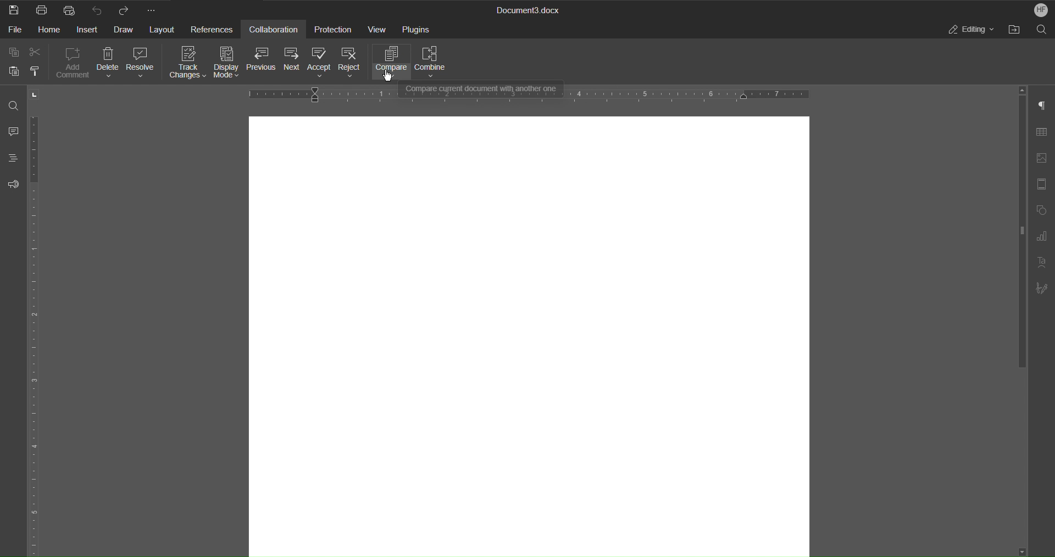 The image size is (1055, 557). What do you see at coordinates (418, 29) in the screenshot?
I see `Plugins` at bounding box center [418, 29].